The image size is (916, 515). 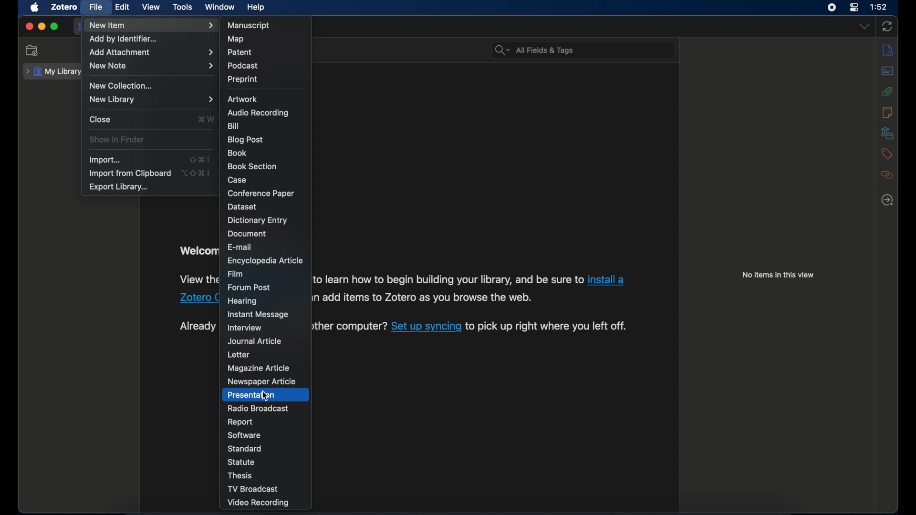 What do you see at coordinates (123, 86) in the screenshot?
I see `new collection` at bounding box center [123, 86].